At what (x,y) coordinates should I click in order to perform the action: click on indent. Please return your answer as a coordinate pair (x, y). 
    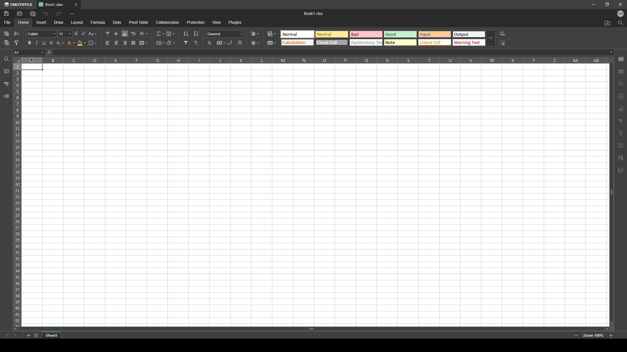
    Looking at the image, I should click on (621, 146).